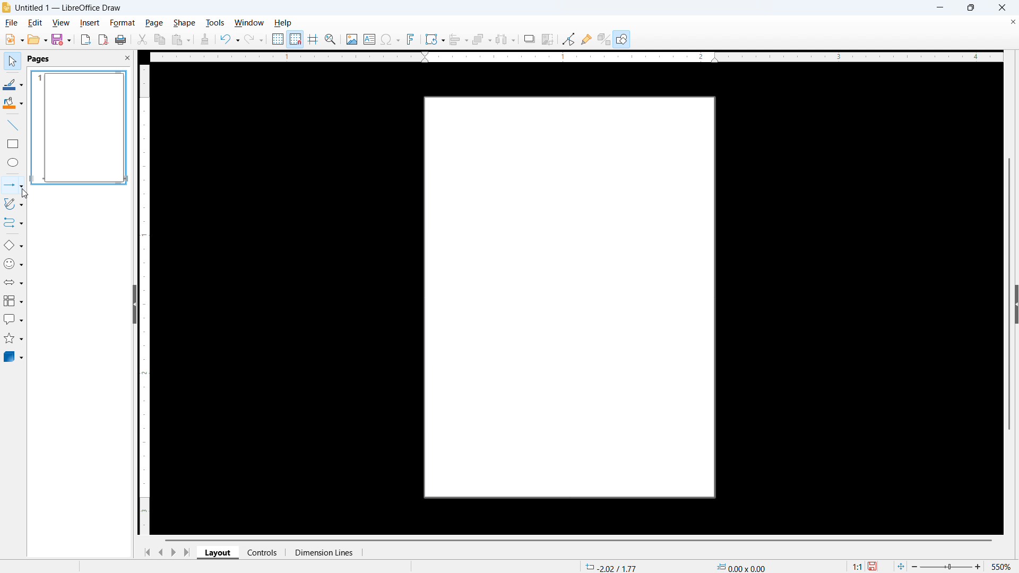 The height and width of the screenshot is (573, 1019). I want to click on Toggle point edit mode , so click(569, 38).